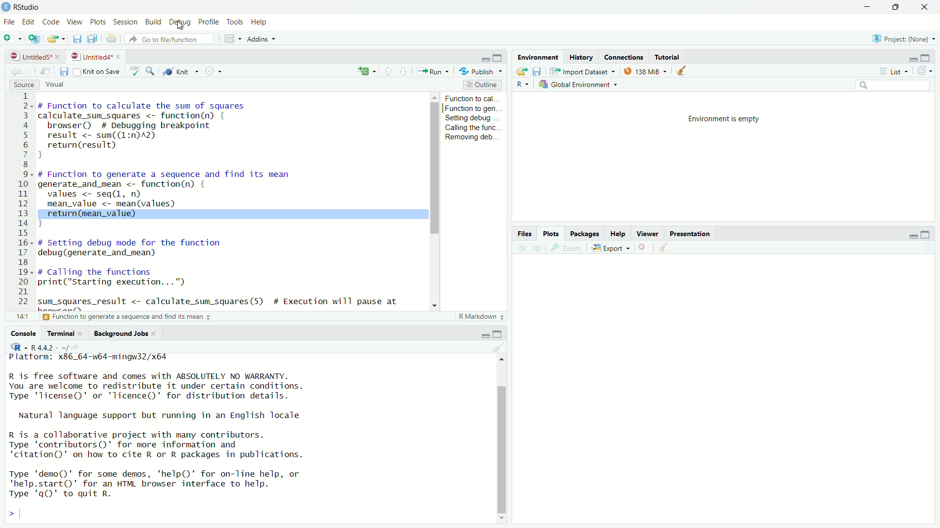 This screenshot has height=528, width=940. Describe the element at coordinates (525, 234) in the screenshot. I see `files` at that location.